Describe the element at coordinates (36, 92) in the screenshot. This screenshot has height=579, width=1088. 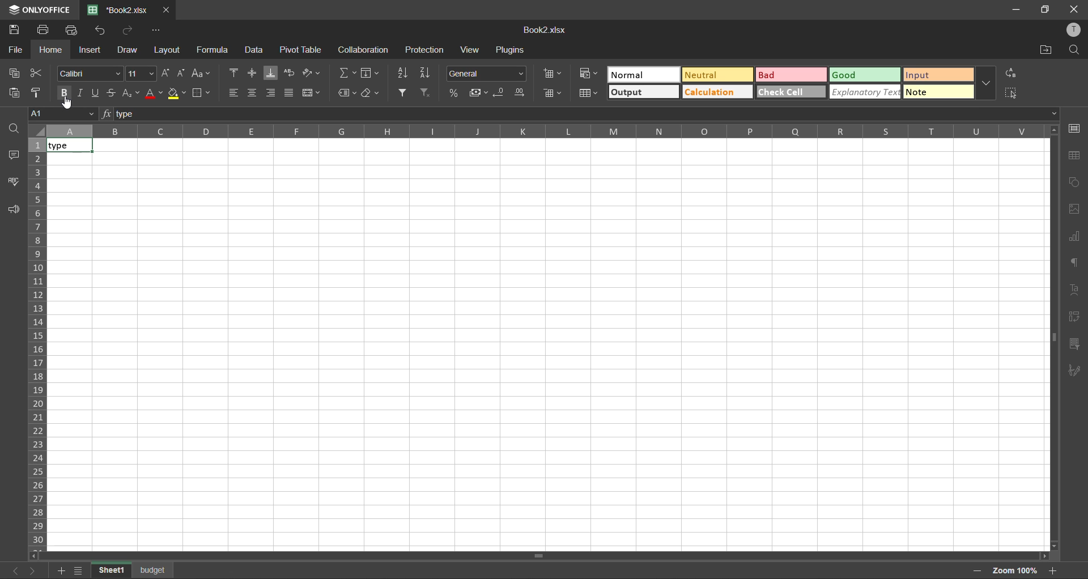
I see `copy style` at that location.